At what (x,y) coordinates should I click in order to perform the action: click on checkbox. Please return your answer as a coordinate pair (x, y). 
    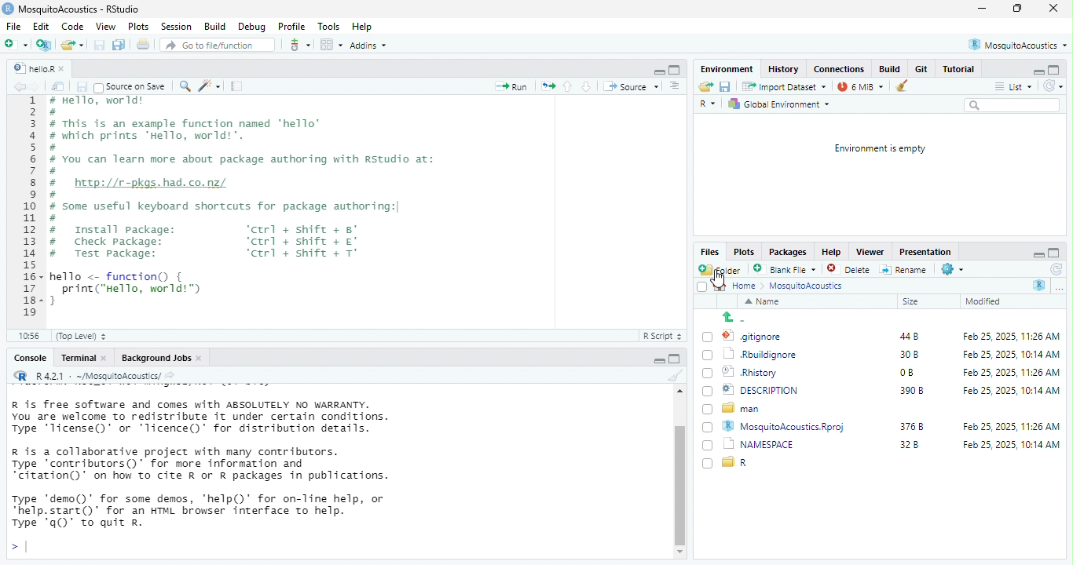
    Looking at the image, I should click on (699, 286).